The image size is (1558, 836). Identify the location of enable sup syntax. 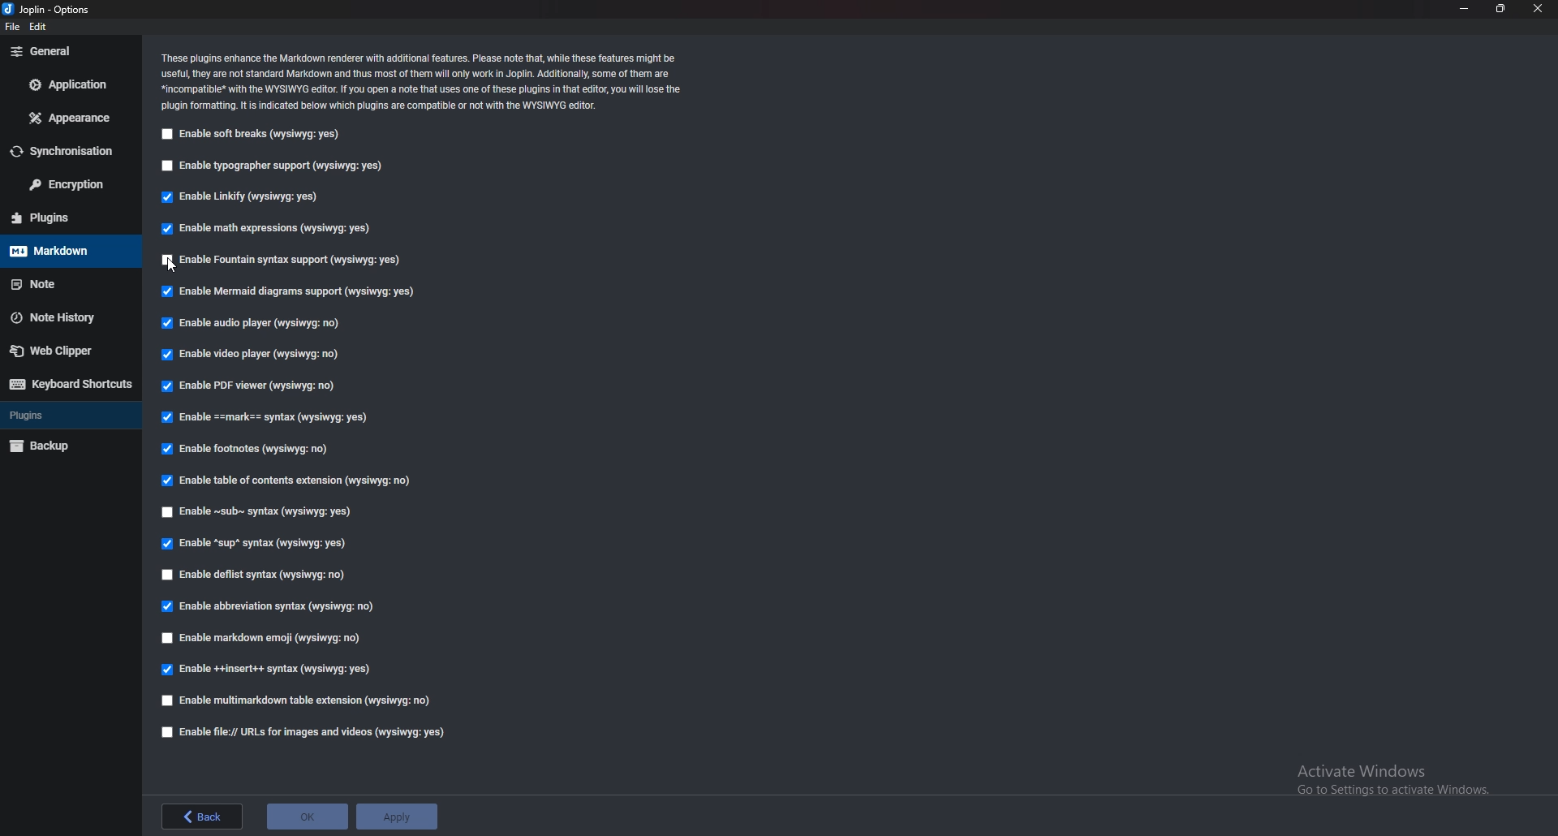
(255, 544).